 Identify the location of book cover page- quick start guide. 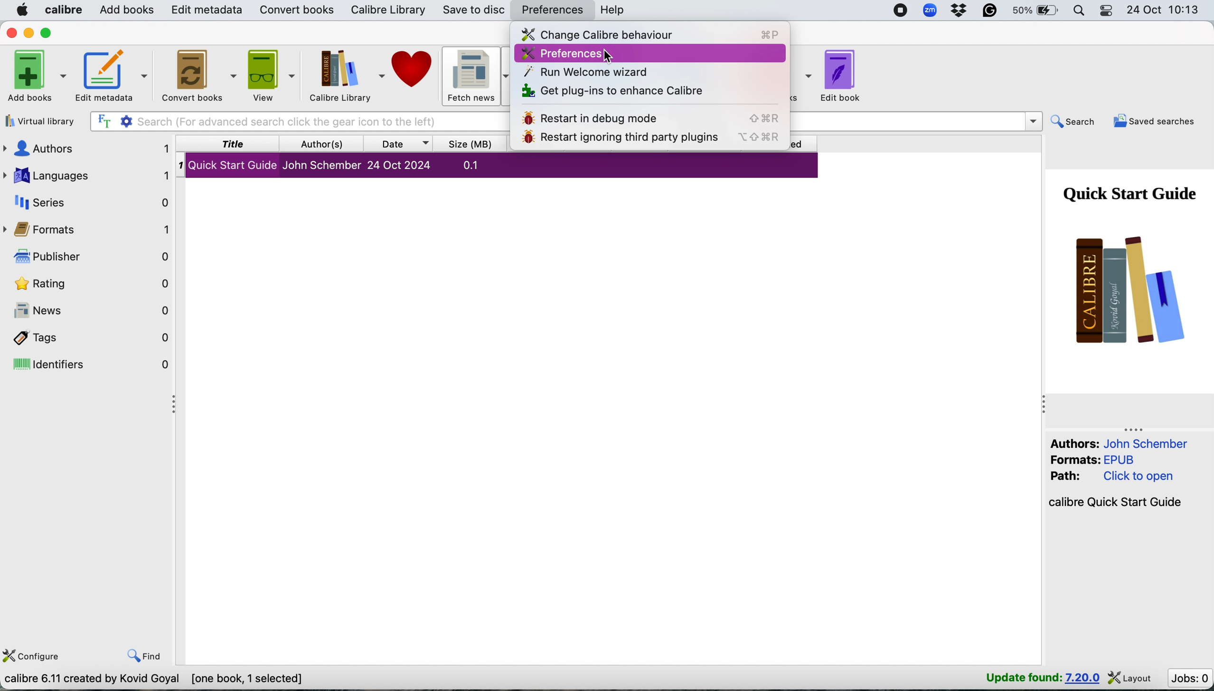
(1127, 269).